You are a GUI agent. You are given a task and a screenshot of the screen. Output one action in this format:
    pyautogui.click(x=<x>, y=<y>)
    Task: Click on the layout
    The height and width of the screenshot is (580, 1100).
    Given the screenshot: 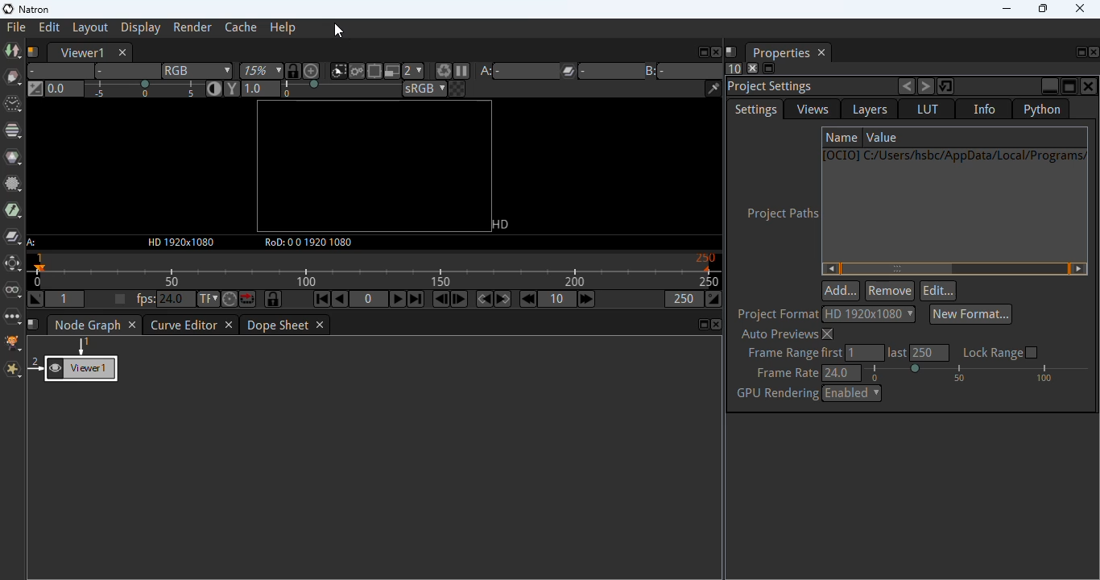 What is the action you would take?
    pyautogui.click(x=90, y=28)
    